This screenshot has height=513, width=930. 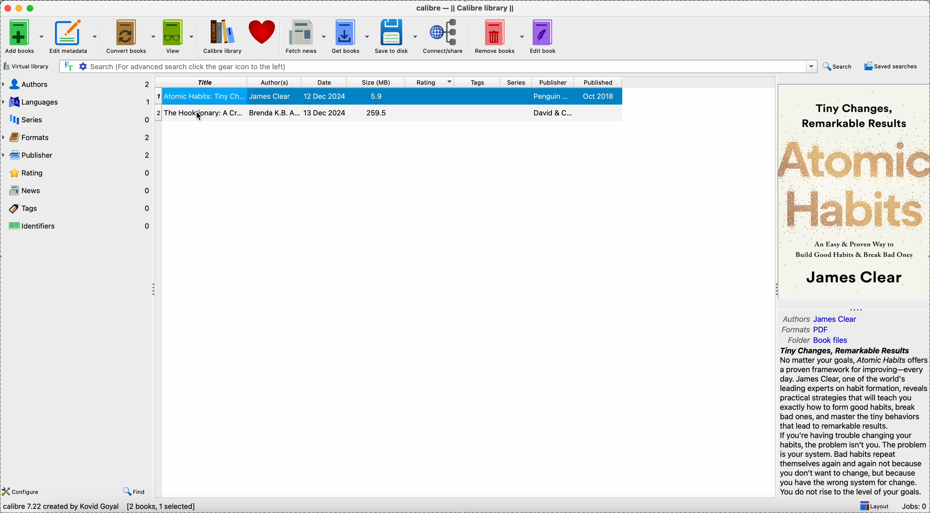 What do you see at coordinates (875, 505) in the screenshot?
I see `layout` at bounding box center [875, 505].